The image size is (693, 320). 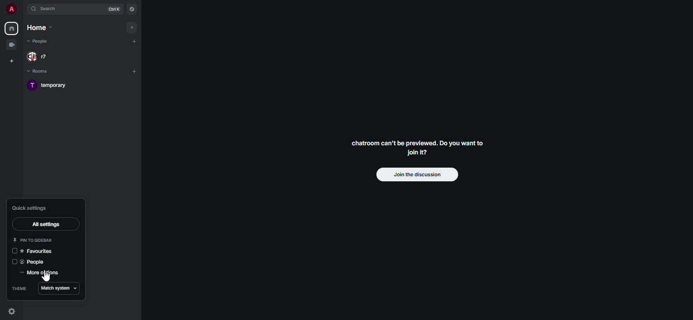 I want to click on theme, so click(x=18, y=290).